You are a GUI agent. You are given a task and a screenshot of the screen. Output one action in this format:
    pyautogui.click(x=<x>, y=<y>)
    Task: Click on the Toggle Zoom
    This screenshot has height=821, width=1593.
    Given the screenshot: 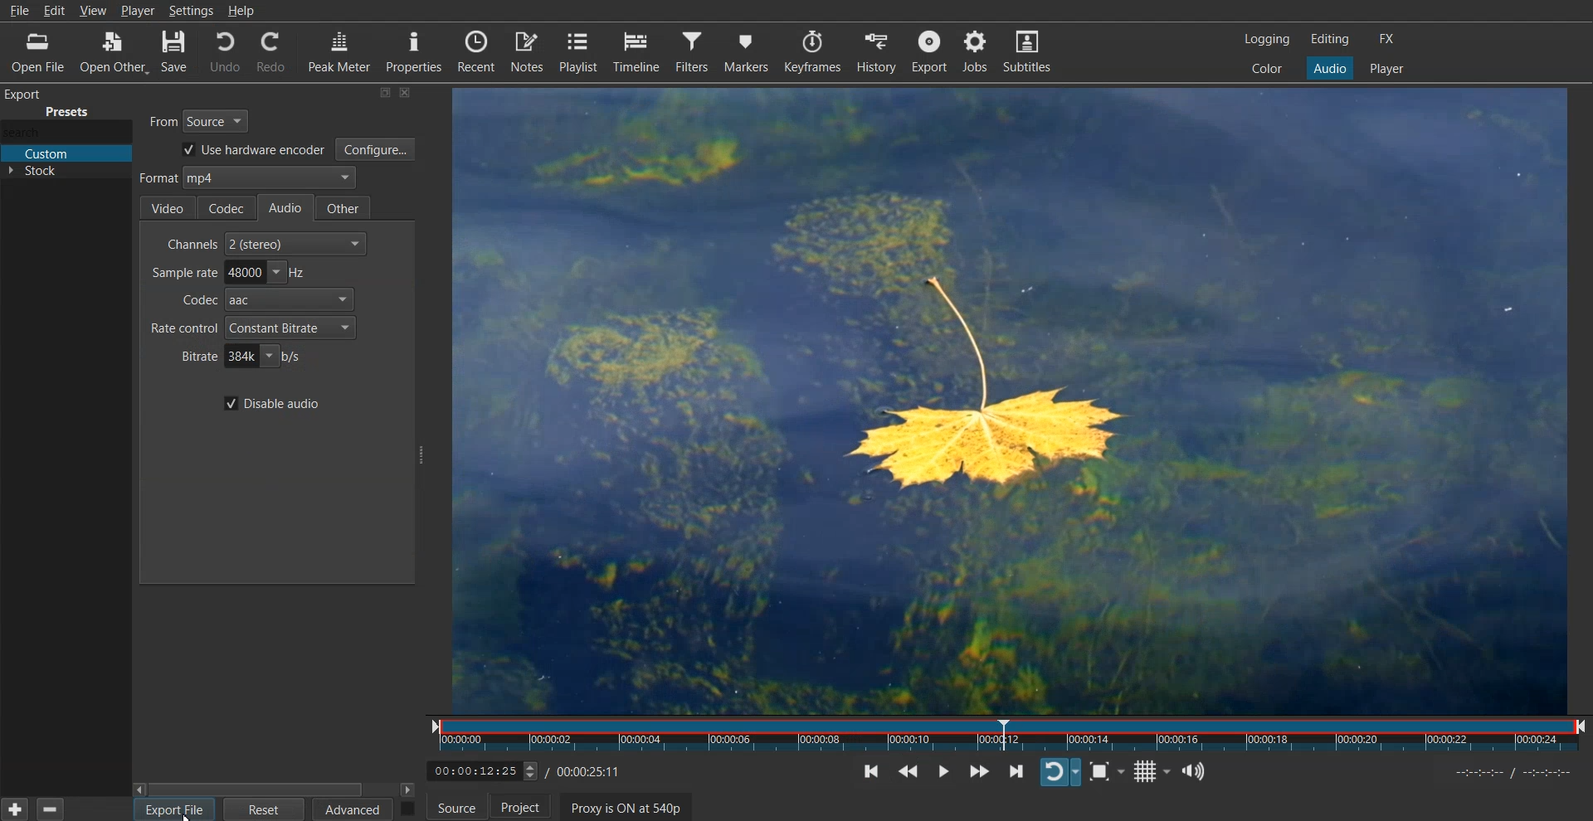 What is the action you would take?
    pyautogui.click(x=1110, y=772)
    